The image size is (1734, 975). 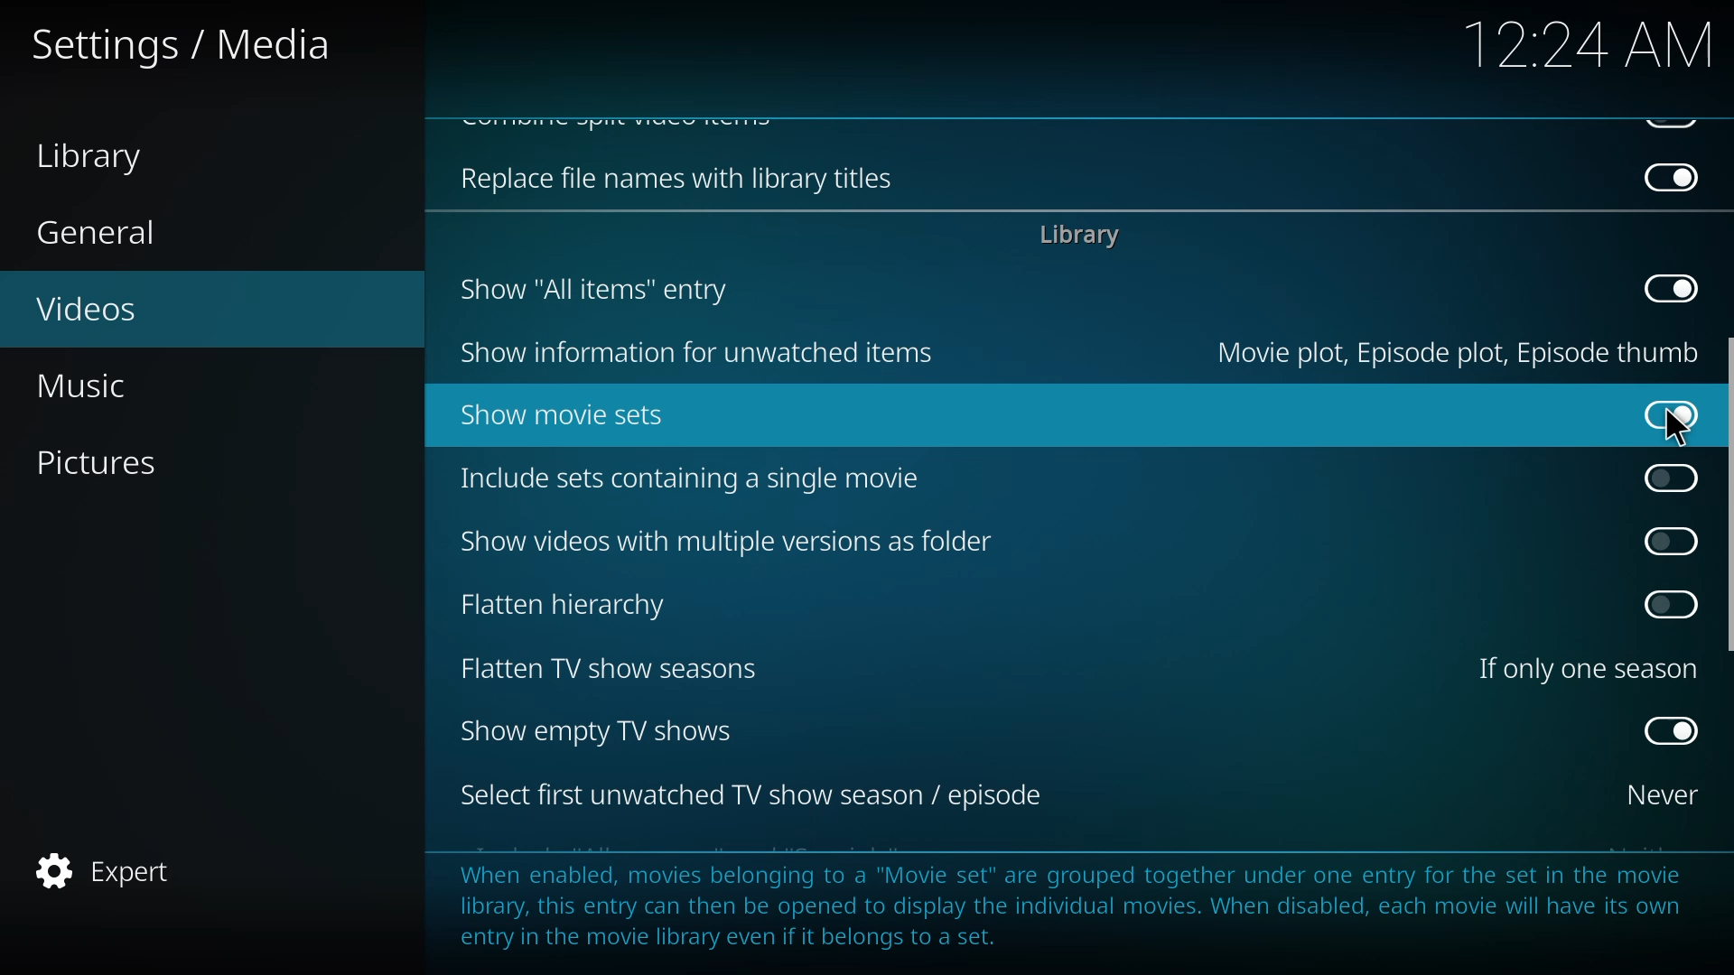 I want to click on disabled, so click(x=1670, y=175).